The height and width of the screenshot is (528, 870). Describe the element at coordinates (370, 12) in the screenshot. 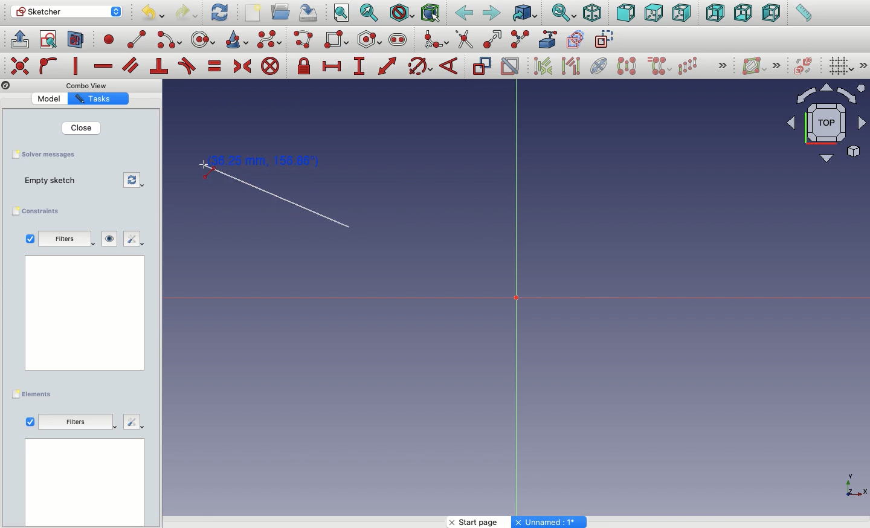

I see `Fit selection` at that location.